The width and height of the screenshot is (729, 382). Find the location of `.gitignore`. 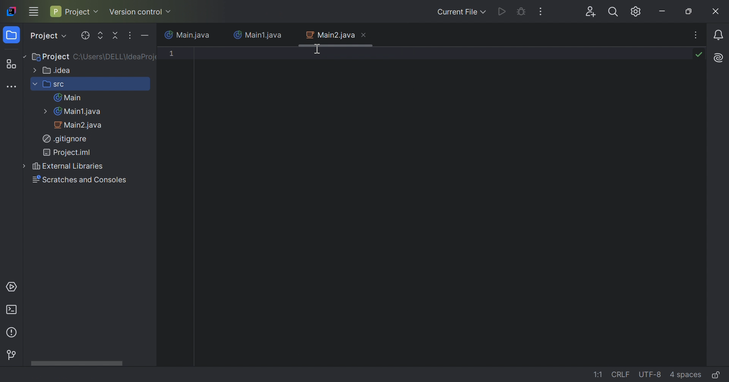

.gitignore is located at coordinates (65, 138).